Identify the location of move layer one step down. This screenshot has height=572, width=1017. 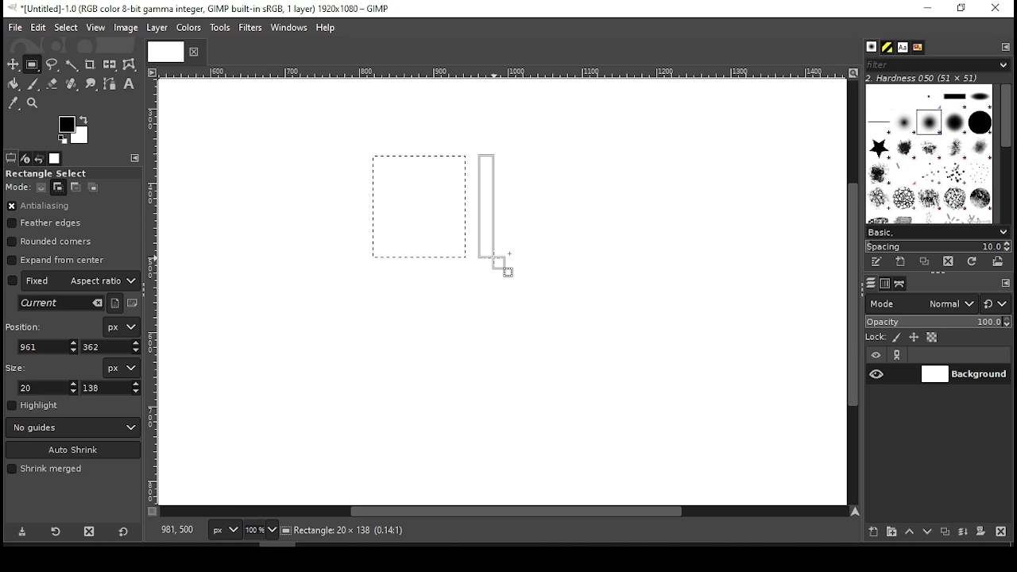
(928, 533).